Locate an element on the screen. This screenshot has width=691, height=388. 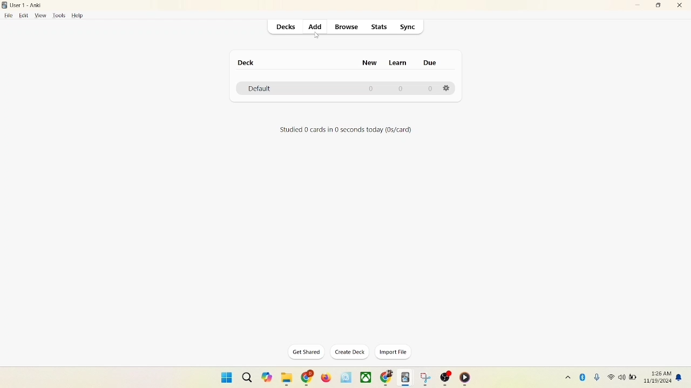
close is located at coordinates (680, 6).